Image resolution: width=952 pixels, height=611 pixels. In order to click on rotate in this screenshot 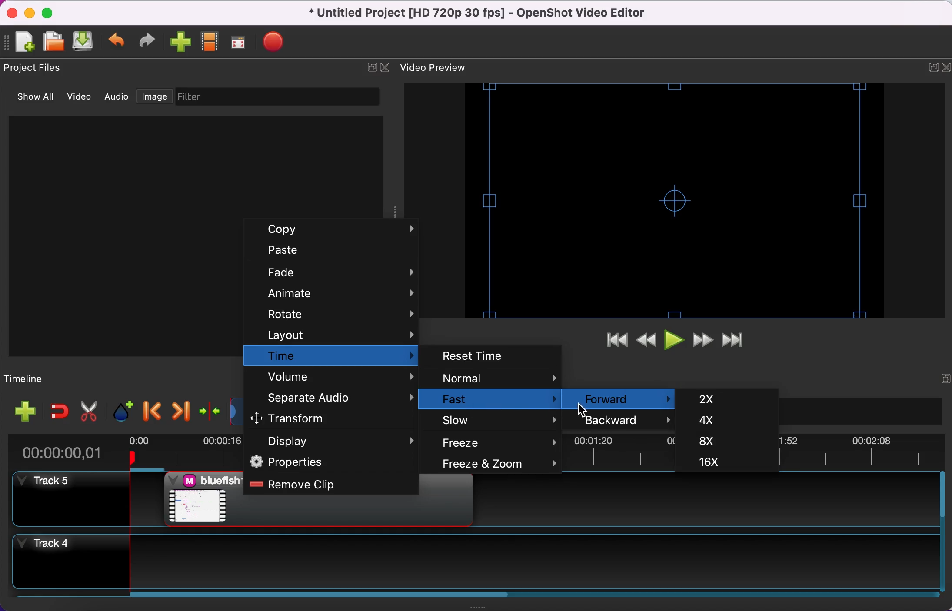, I will do `click(337, 316)`.